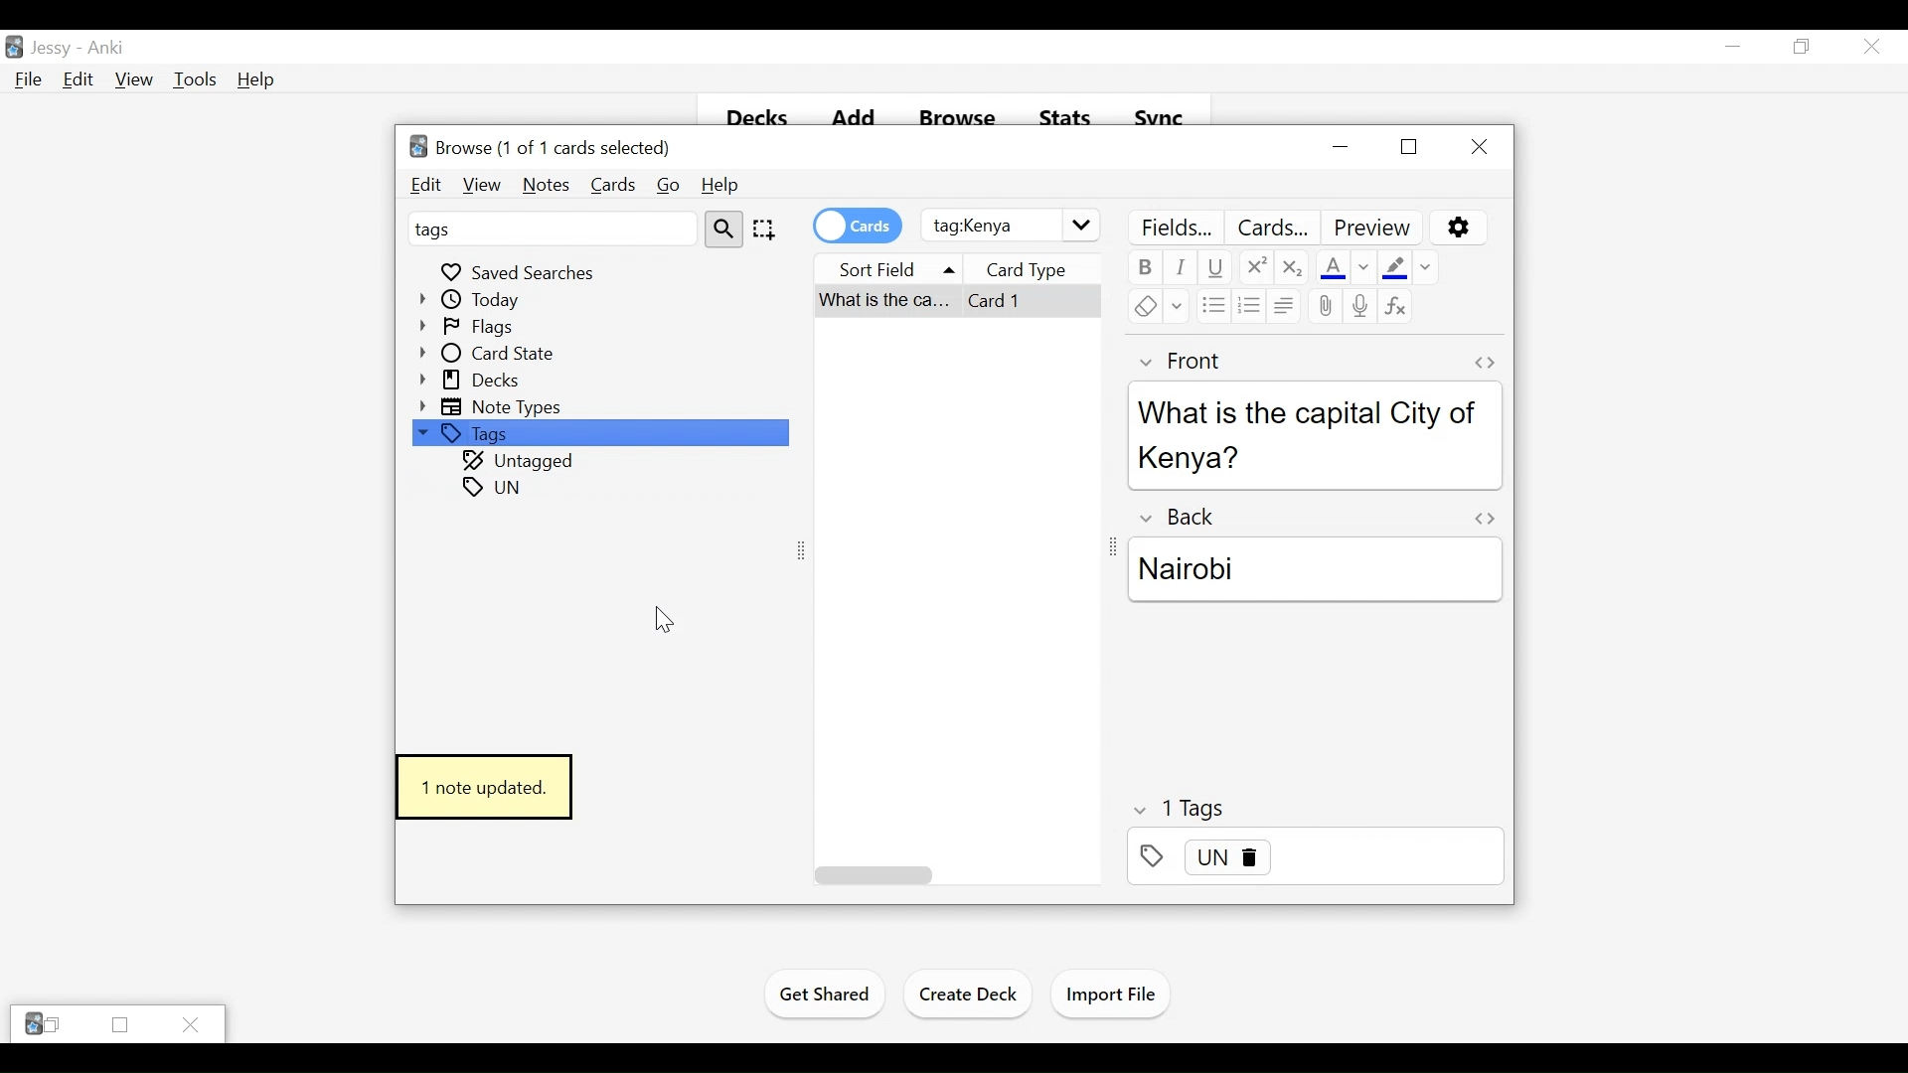 The width and height of the screenshot is (1908, 1073). What do you see at coordinates (1427, 265) in the screenshot?
I see `Select Formatting to Remove` at bounding box center [1427, 265].